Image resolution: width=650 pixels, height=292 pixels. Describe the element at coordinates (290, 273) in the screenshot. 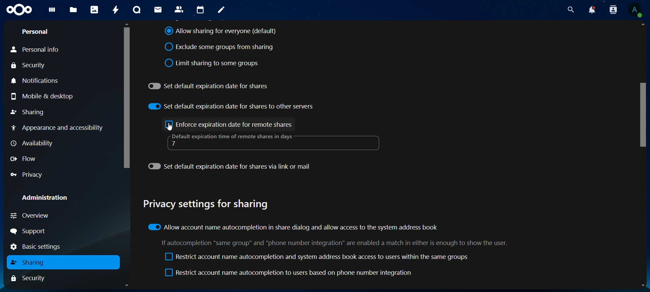

I see `Restrict account name autocompletion` at that location.